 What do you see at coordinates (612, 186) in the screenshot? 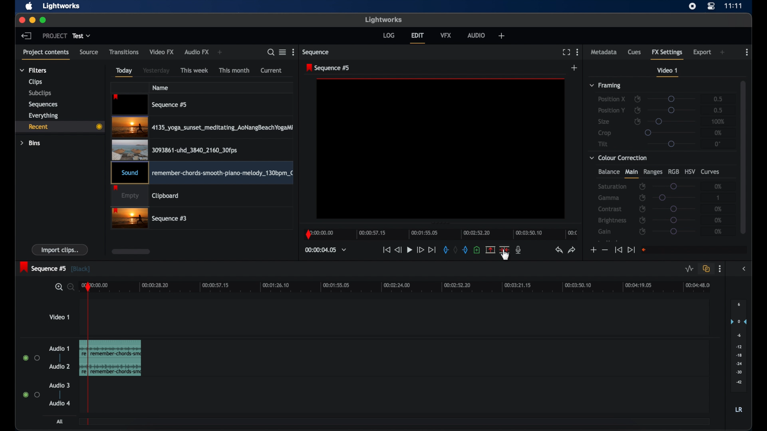
I see `saturation` at bounding box center [612, 186].